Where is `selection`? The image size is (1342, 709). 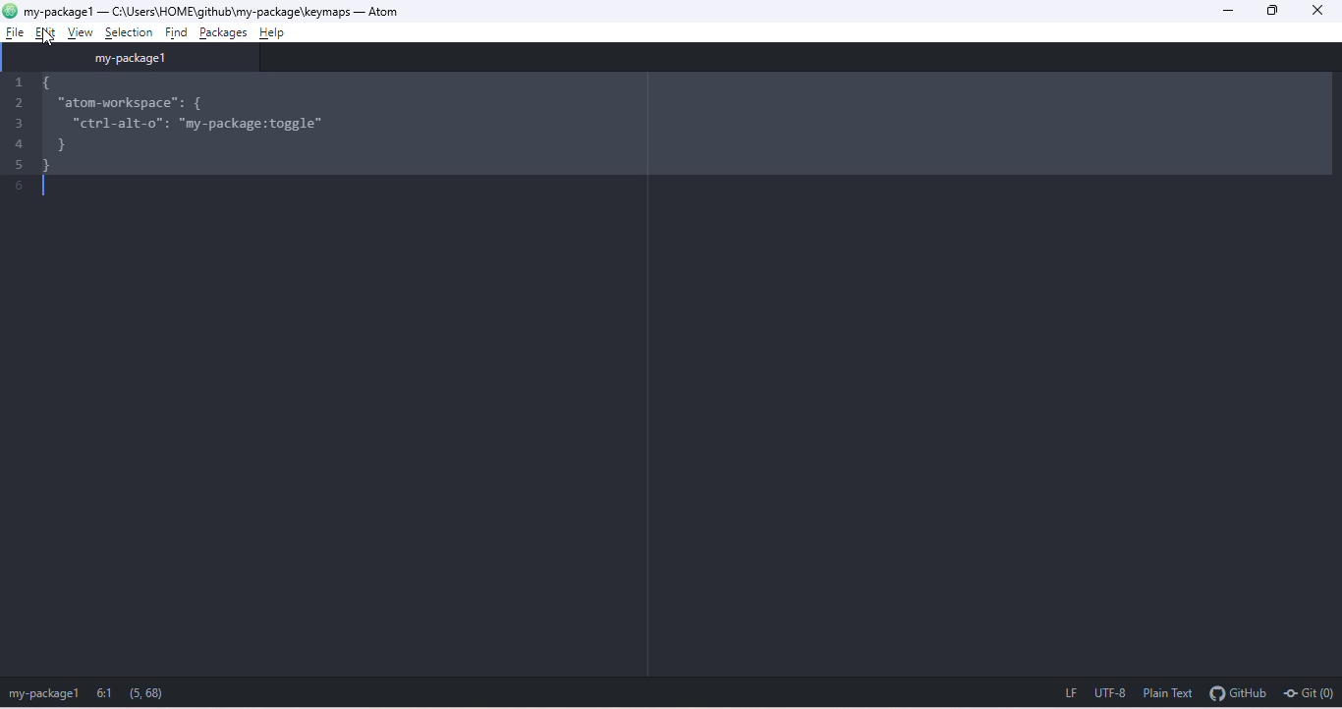
selection is located at coordinates (129, 30).